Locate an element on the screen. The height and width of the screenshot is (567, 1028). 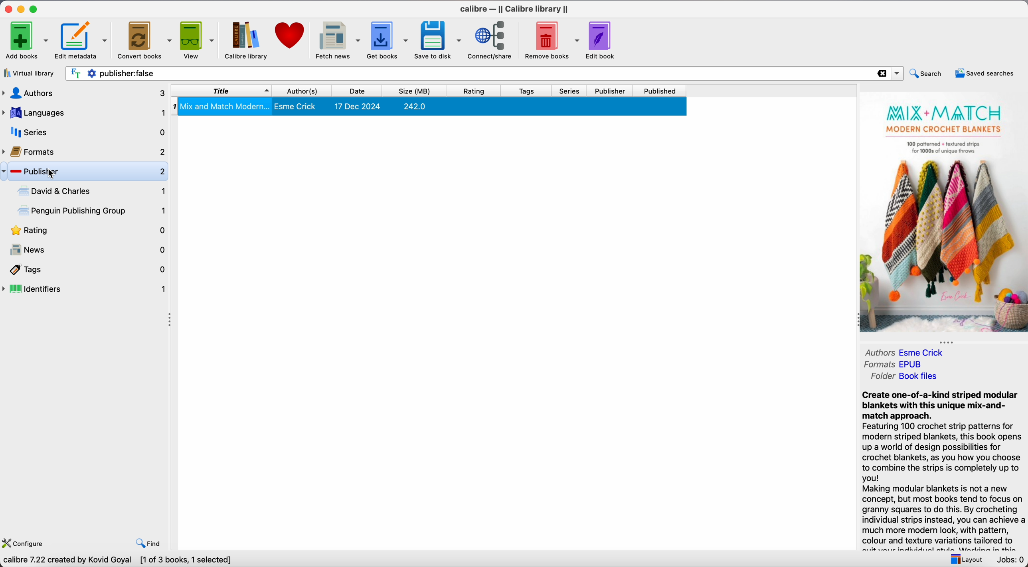
convert books is located at coordinates (144, 39).